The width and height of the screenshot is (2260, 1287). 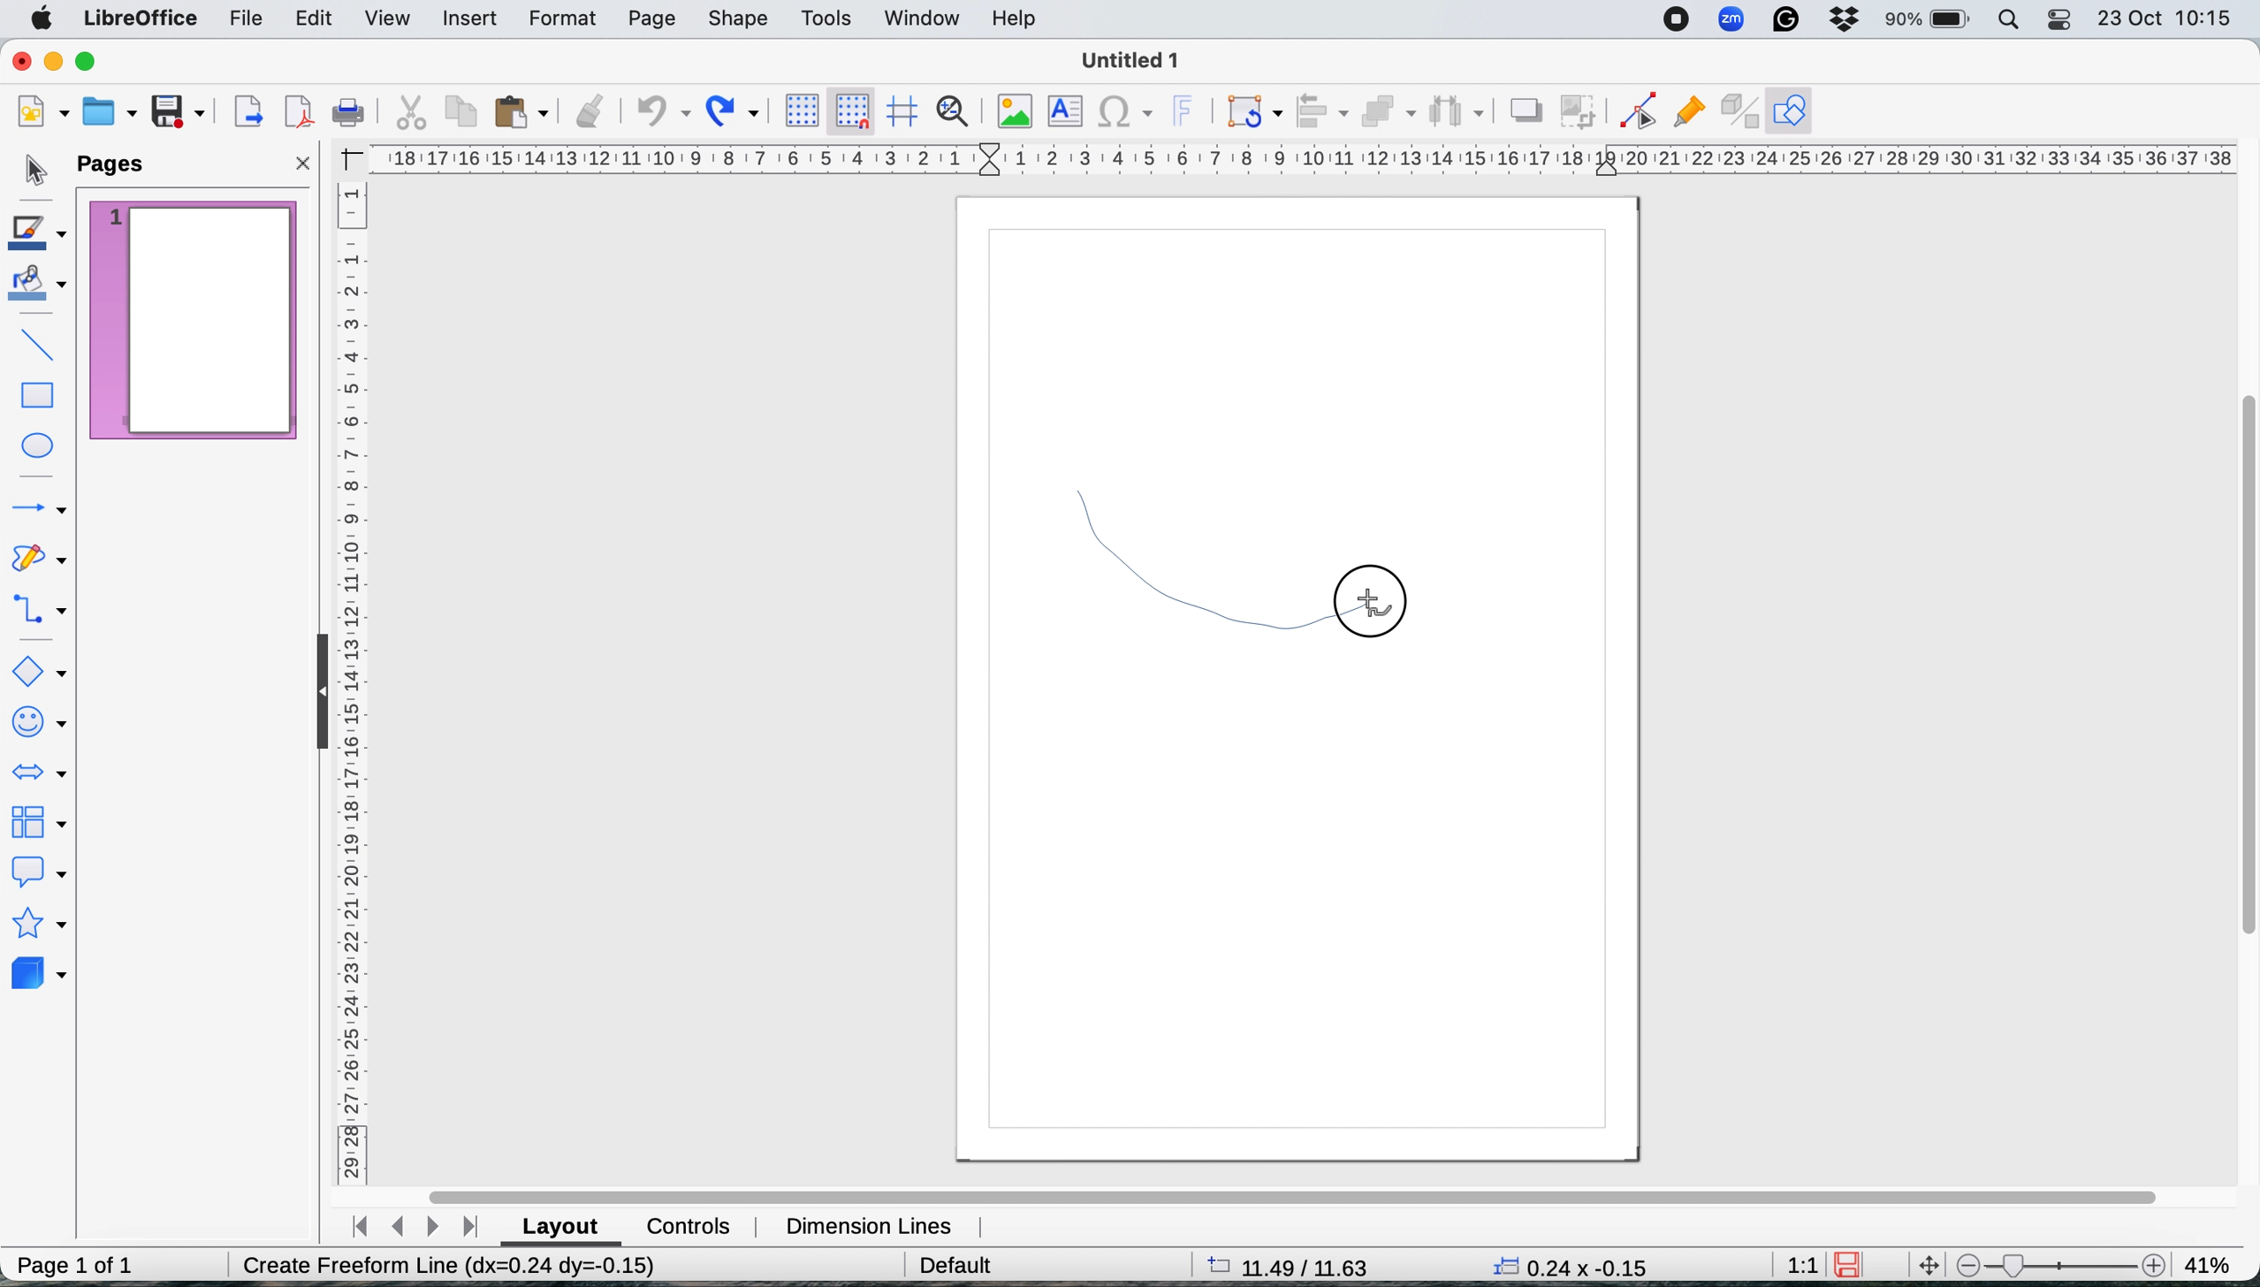 What do you see at coordinates (299, 110) in the screenshot?
I see `export directly as pdf` at bounding box center [299, 110].